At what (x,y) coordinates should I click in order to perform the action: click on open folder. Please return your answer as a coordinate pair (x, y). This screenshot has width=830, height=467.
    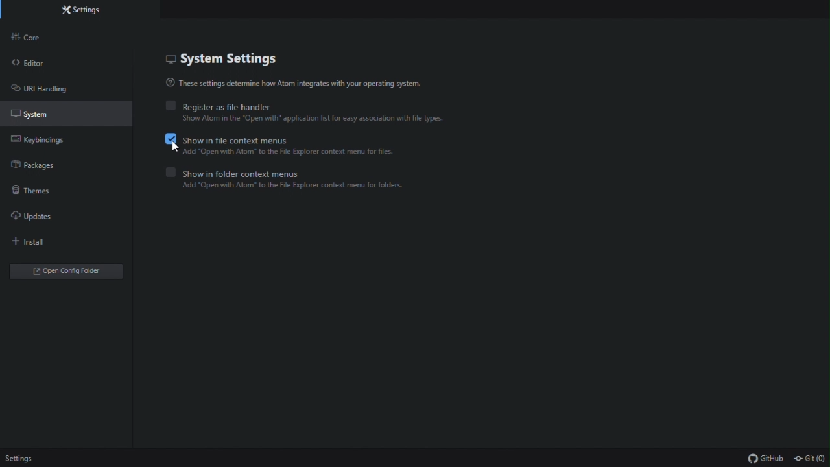
    Looking at the image, I should click on (68, 271).